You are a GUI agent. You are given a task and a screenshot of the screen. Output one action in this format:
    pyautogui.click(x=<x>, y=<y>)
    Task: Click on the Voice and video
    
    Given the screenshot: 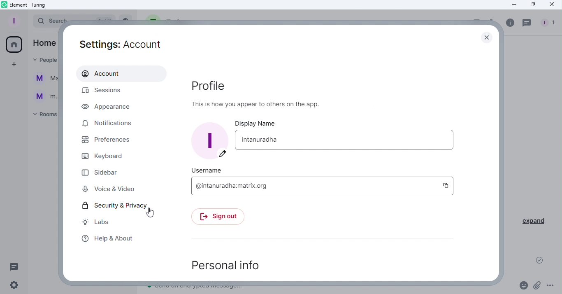 What is the action you would take?
    pyautogui.click(x=109, y=188)
    